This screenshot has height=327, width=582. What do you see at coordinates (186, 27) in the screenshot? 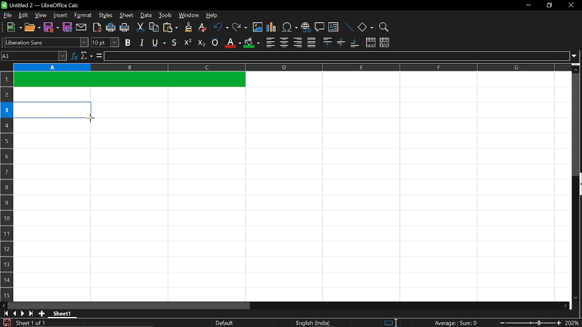
I see `clone formatting` at bounding box center [186, 27].